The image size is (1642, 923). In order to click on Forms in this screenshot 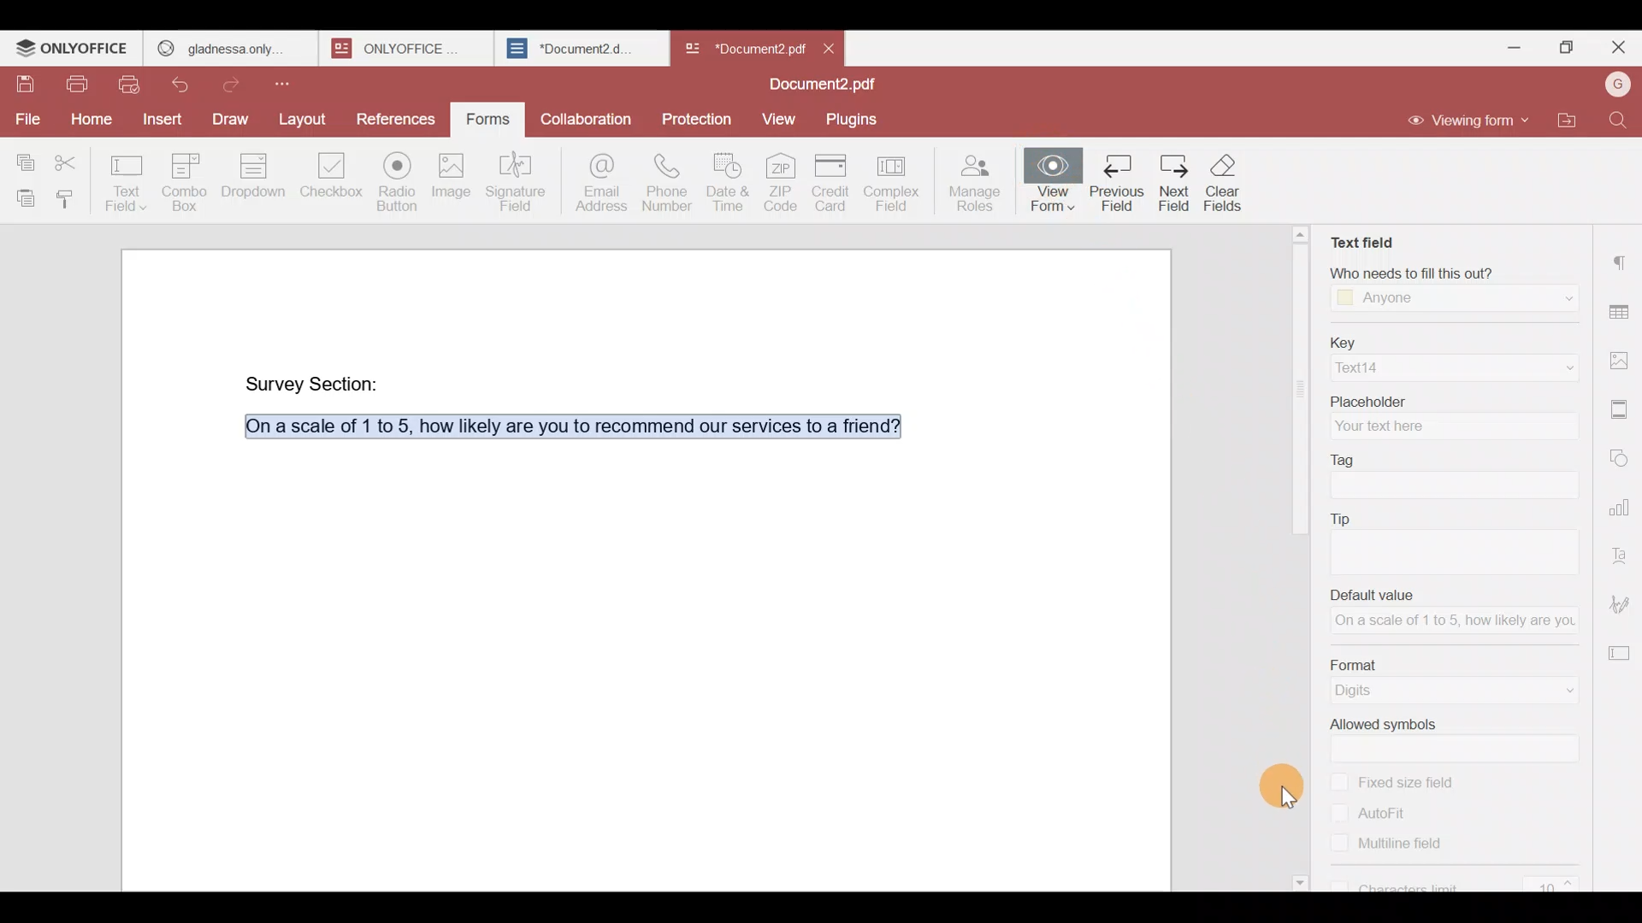, I will do `click(481, 120)`.